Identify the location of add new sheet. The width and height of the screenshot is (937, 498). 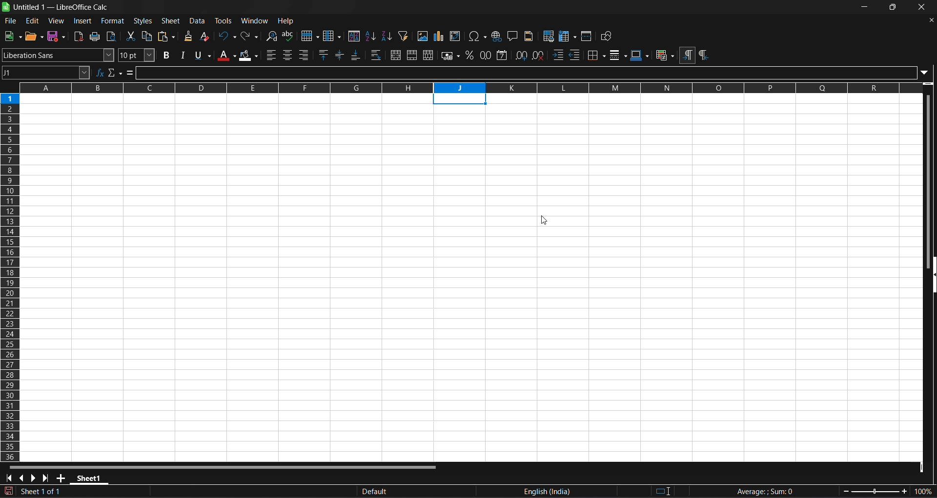
(61, 478).